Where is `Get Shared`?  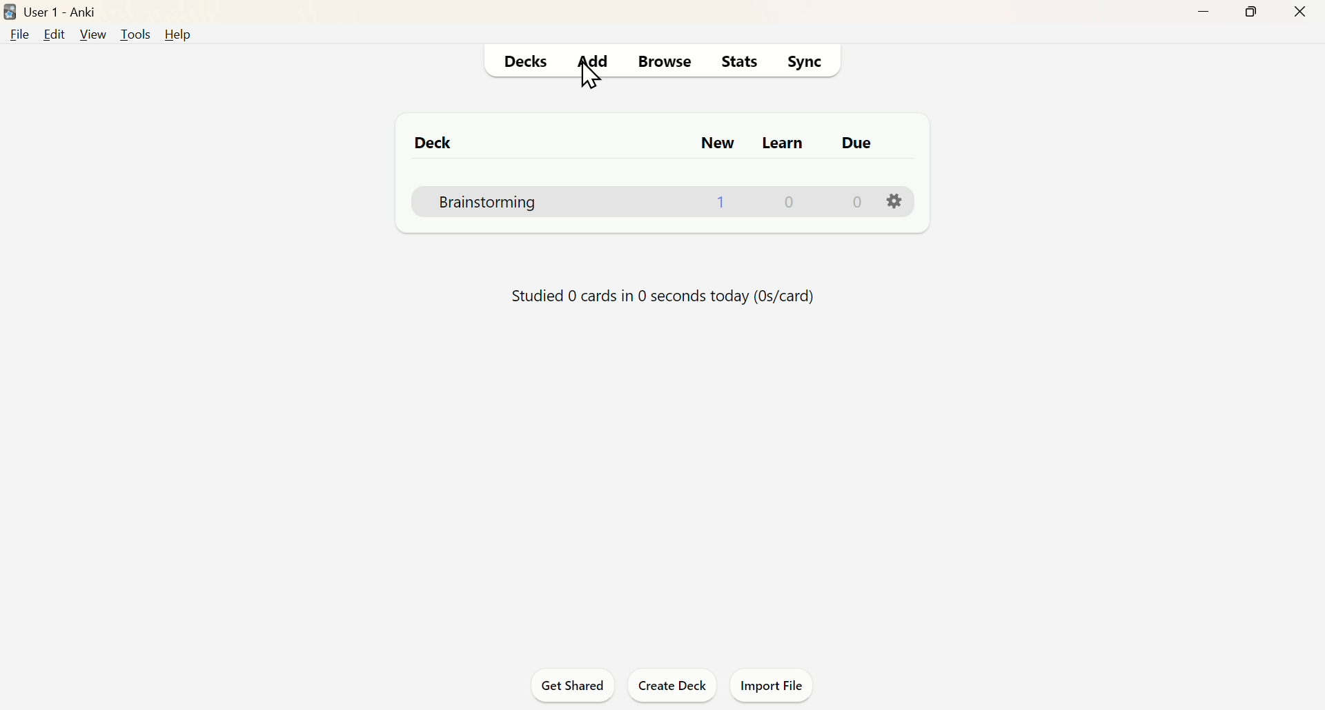 Get Shared is located at coordinates (578, 686).